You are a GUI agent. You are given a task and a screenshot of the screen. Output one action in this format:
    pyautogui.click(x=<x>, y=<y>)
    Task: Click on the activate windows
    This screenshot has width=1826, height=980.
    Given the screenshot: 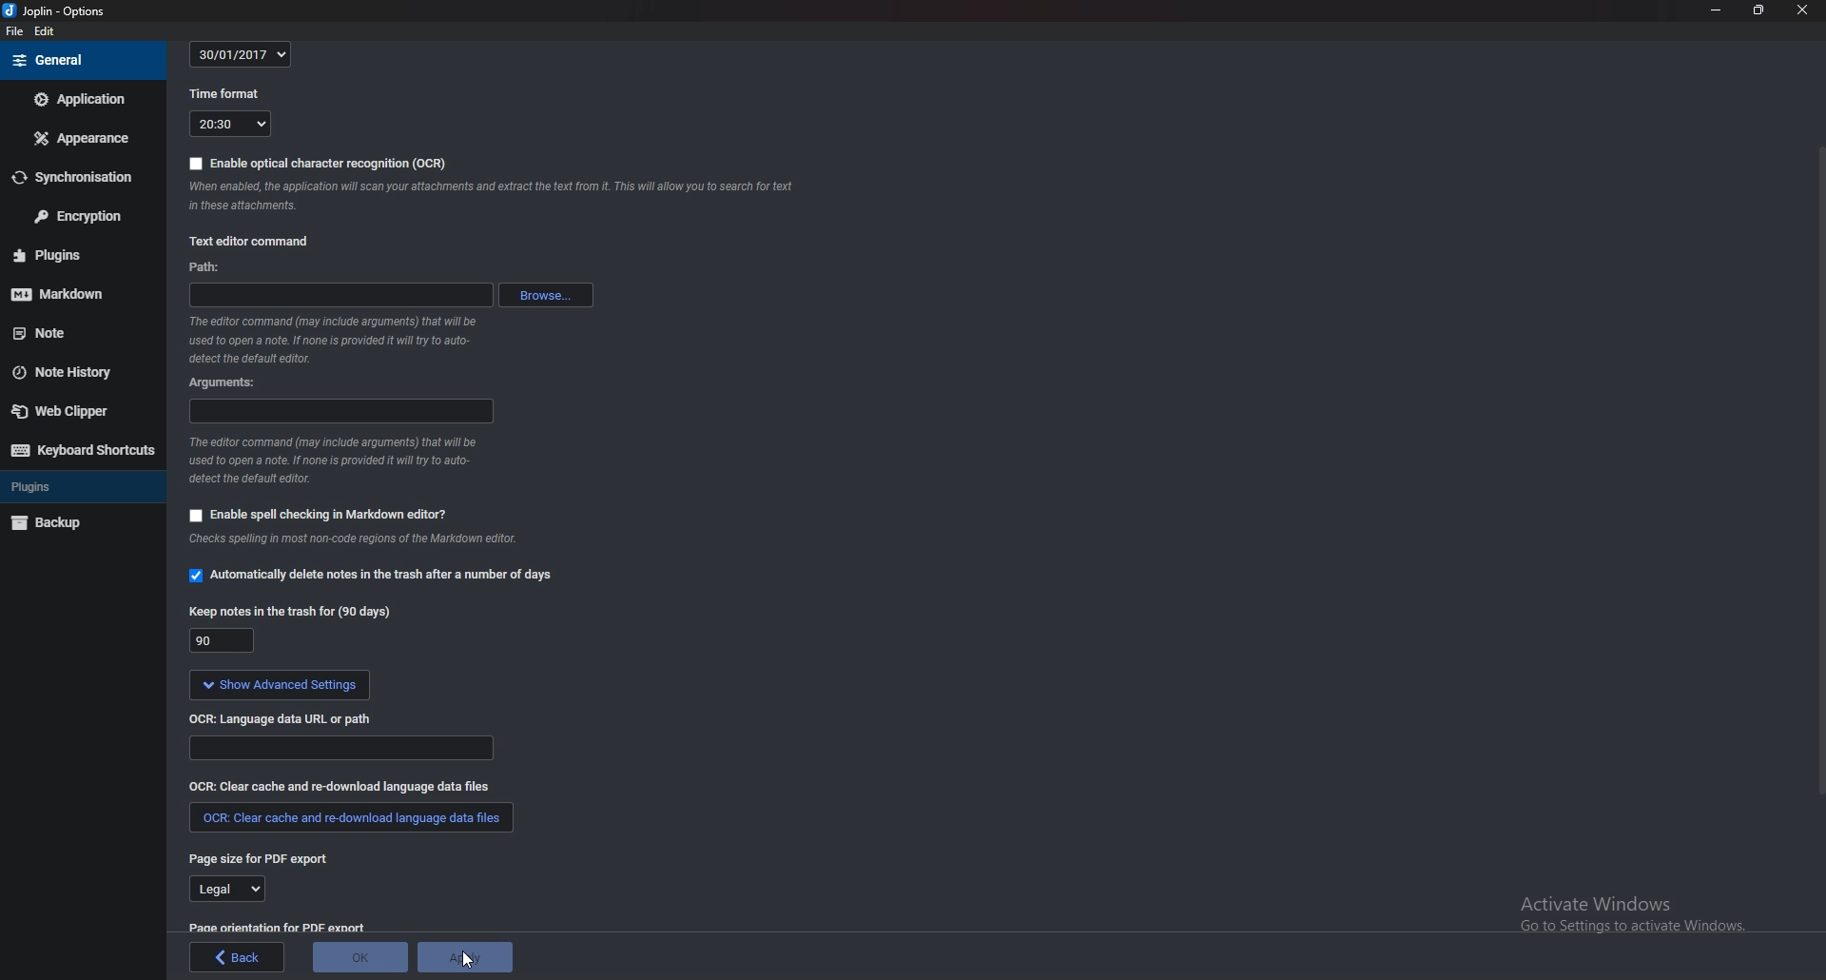 What is the action you would take?
    pyautogui.click(x=1635, y=908)
    